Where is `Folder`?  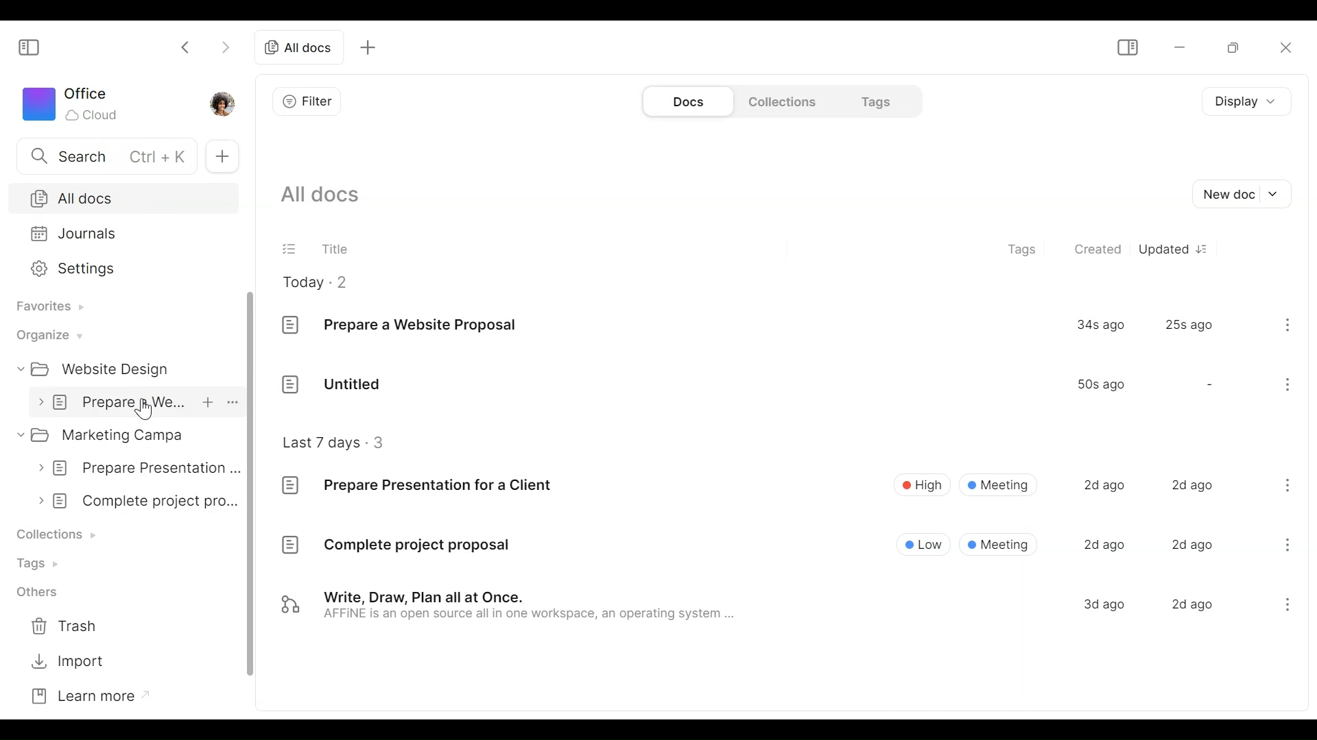 Folder is located at coordinates (124, 434).